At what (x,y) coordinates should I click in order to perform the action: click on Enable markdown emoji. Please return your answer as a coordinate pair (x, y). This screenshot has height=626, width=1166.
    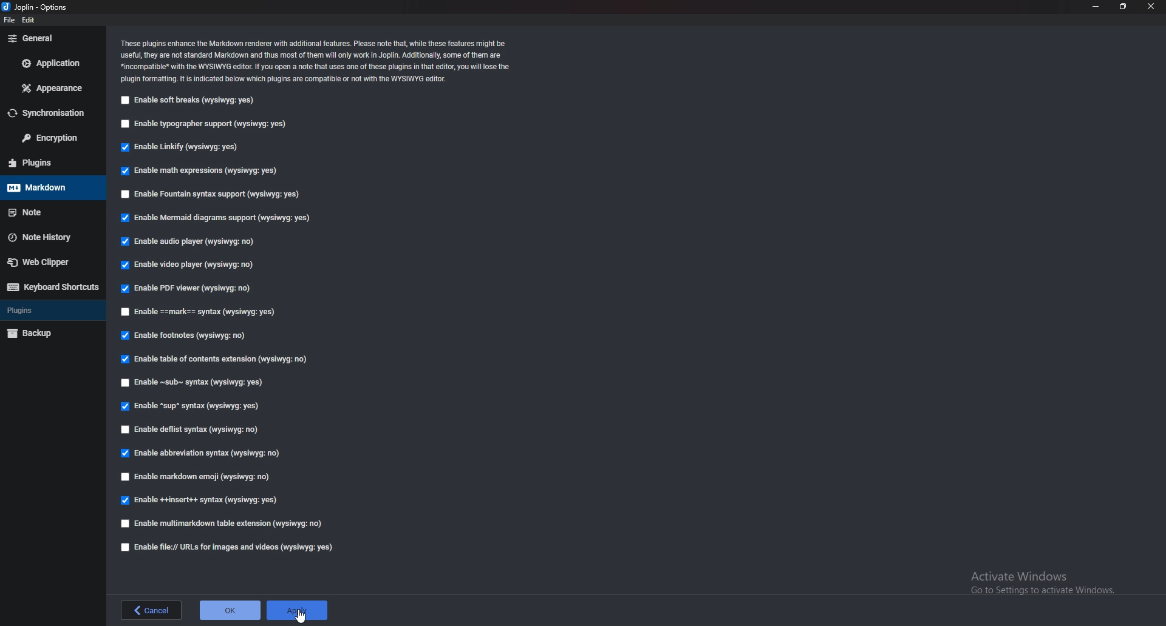
    Looking at the image, I should click on (198, 476).